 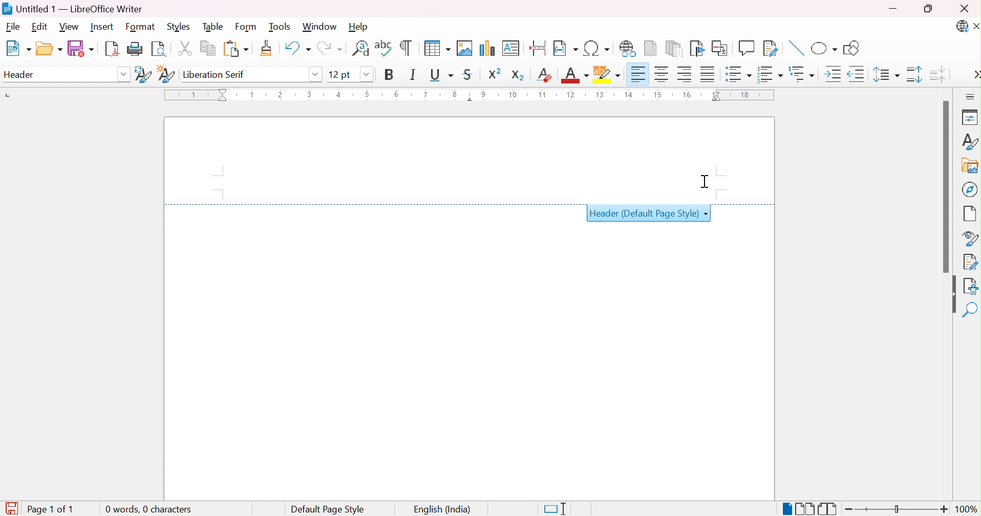 What do you see at coordinates (595, 48) in the screenshot?
I see `Insert special characters` at bounding box center [595, 48].